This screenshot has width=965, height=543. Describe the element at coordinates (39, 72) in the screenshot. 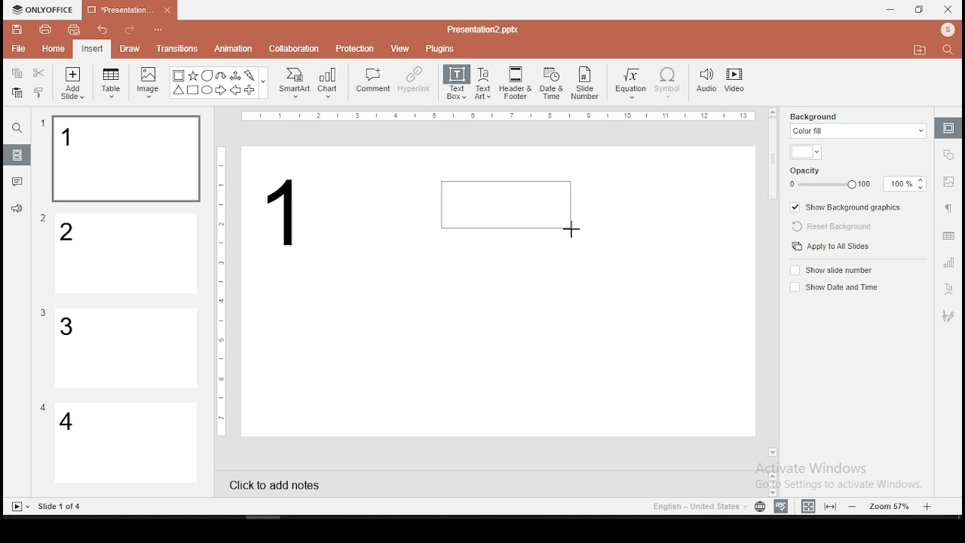

I see `cut` at that location.